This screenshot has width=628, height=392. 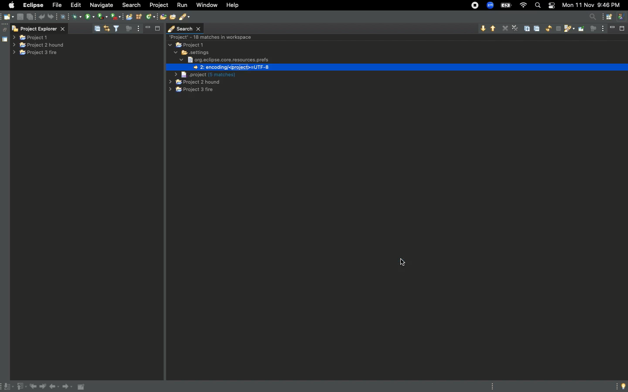 I want to click on Pin editor, so click(x=82, y=387).